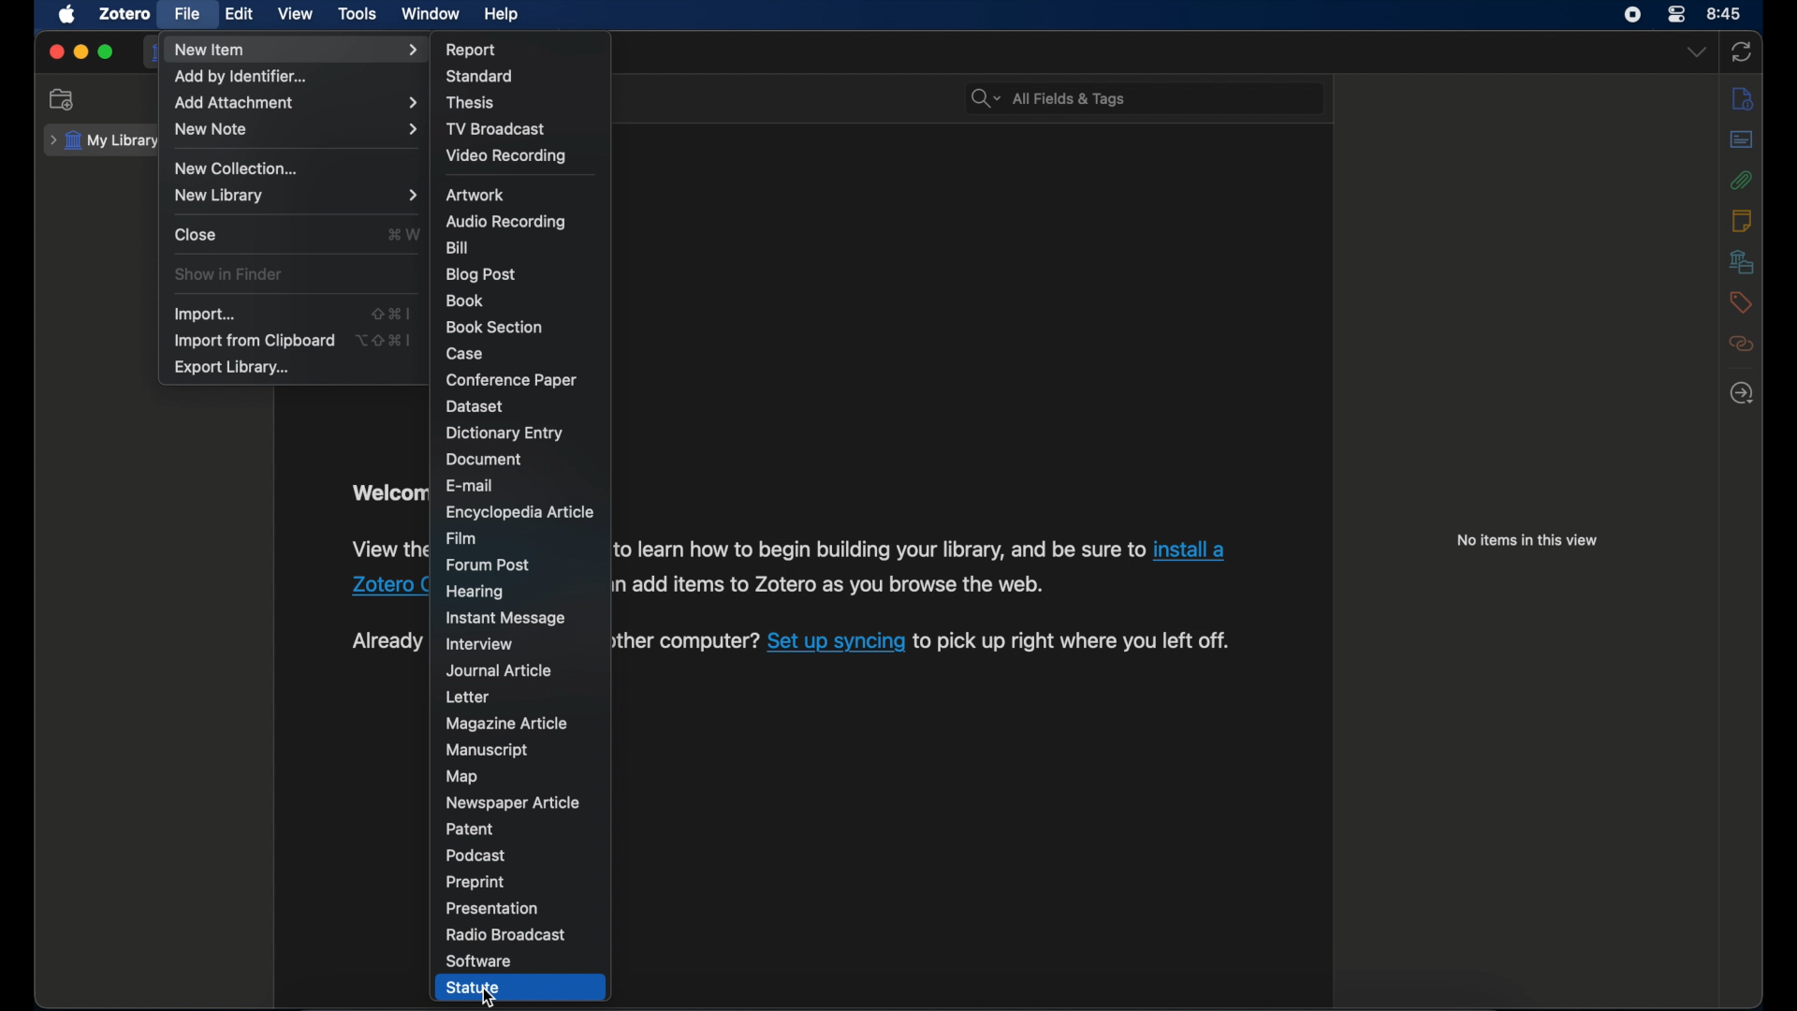 The image size is (1797, 1011). Describe the element at coordinates (475, 195) in the screenshot. I see `artwork` at that location.